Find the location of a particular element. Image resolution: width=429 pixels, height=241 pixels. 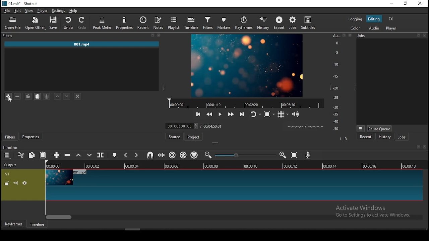

history is located at coordinates (264, 23).